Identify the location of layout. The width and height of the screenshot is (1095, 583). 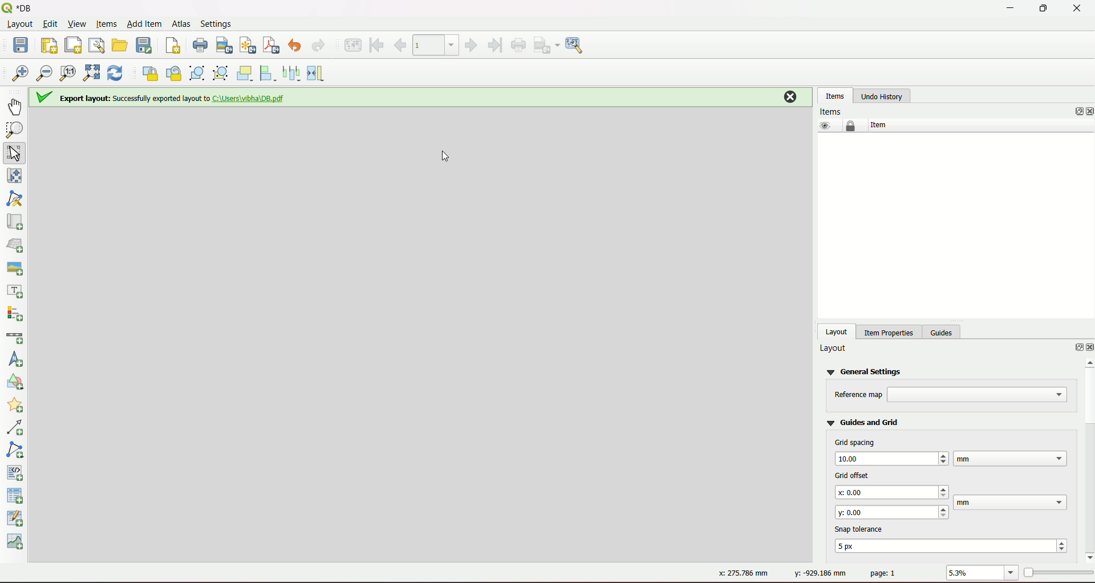
(837, 331).